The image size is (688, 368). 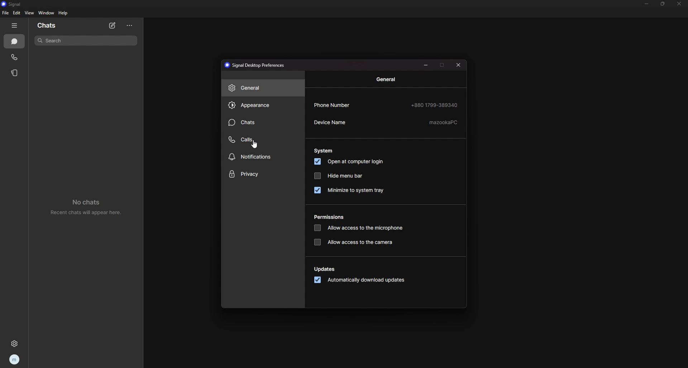 What do you see at coordinates (336, 104) in the screenshot?
I see `phone number` at bounding box center [336, 104].